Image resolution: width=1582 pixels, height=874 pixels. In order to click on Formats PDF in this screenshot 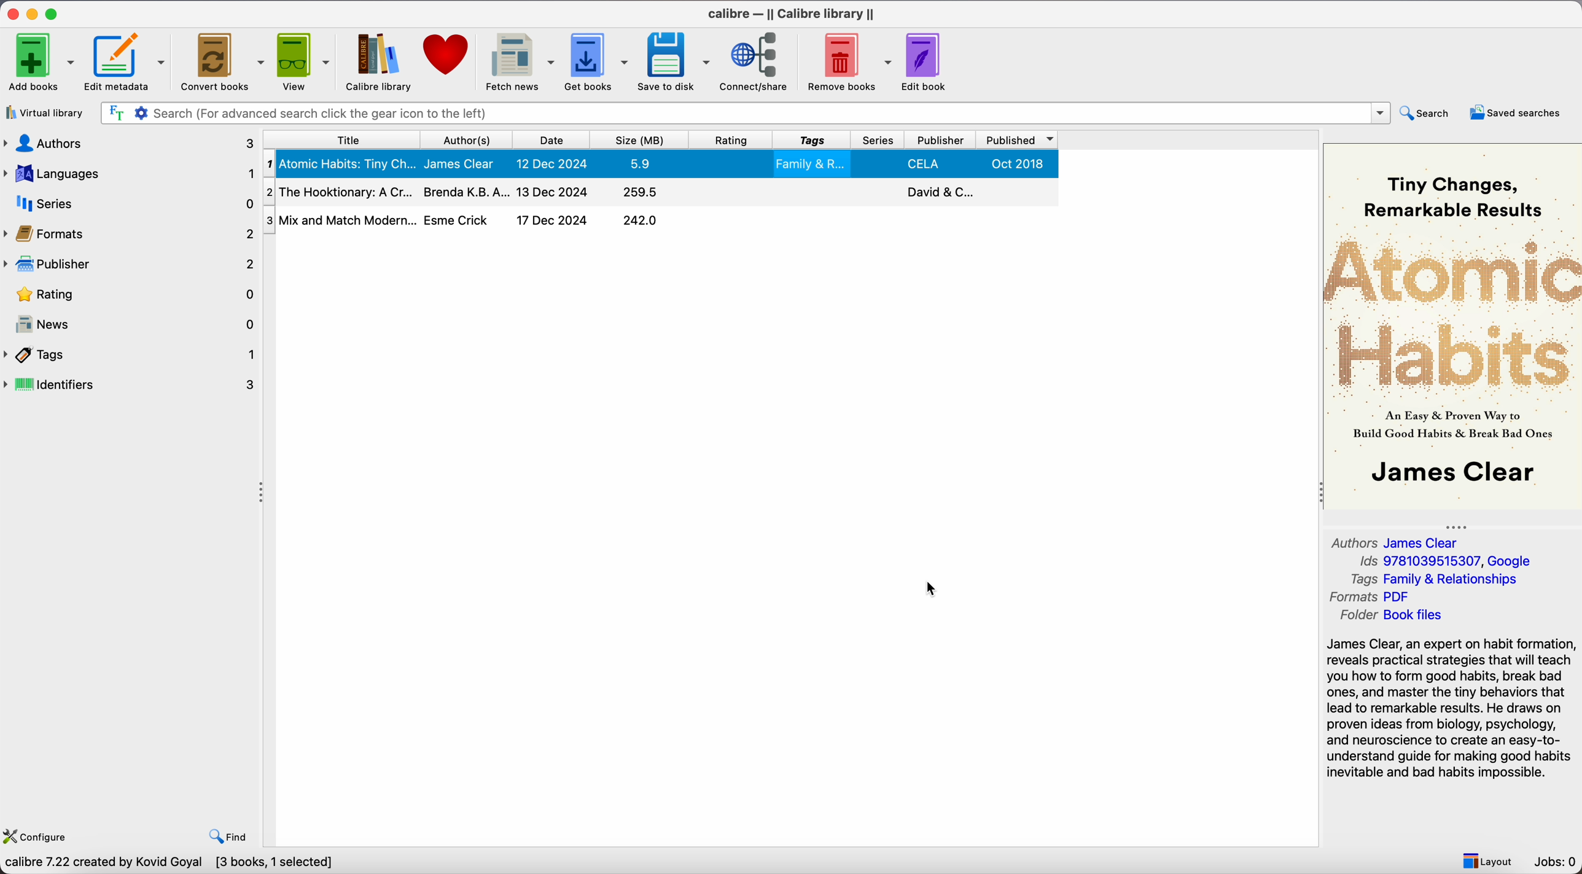, I will do `click(1373, 597)`.